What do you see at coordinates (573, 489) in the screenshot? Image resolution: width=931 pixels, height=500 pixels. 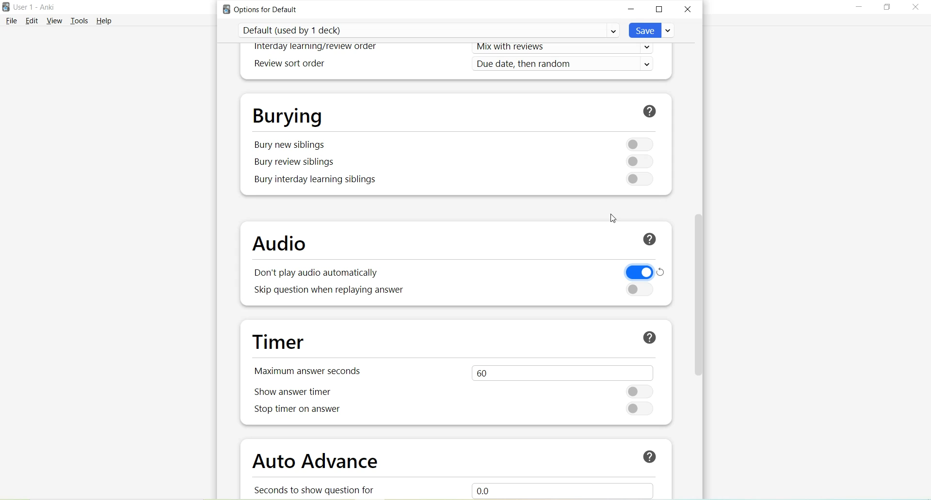 I see `0.0` at bounding box center [573, 489].